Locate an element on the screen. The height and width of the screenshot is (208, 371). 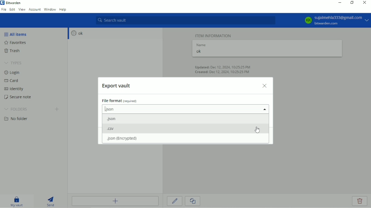
Login is located at coordinates (12, 72).